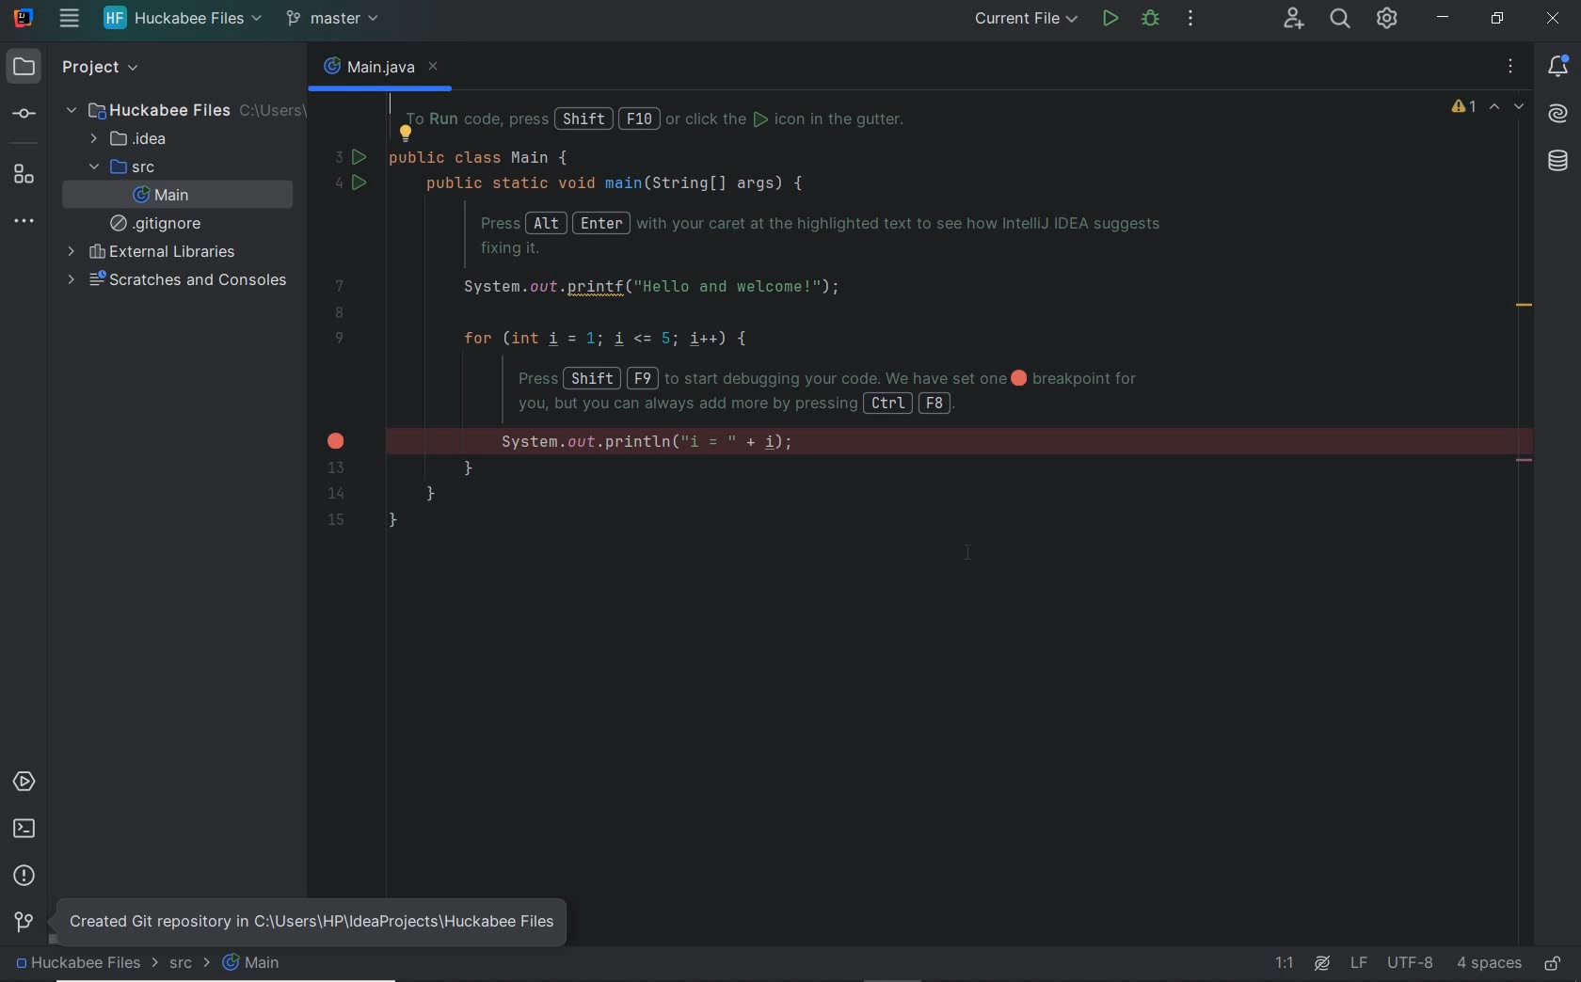 The width and height of the screenshot is (1581, 982). Describe the element at coordinates (1341, 21) in the screenshot. I see `SEARCH EVERYWHERE` at that location.